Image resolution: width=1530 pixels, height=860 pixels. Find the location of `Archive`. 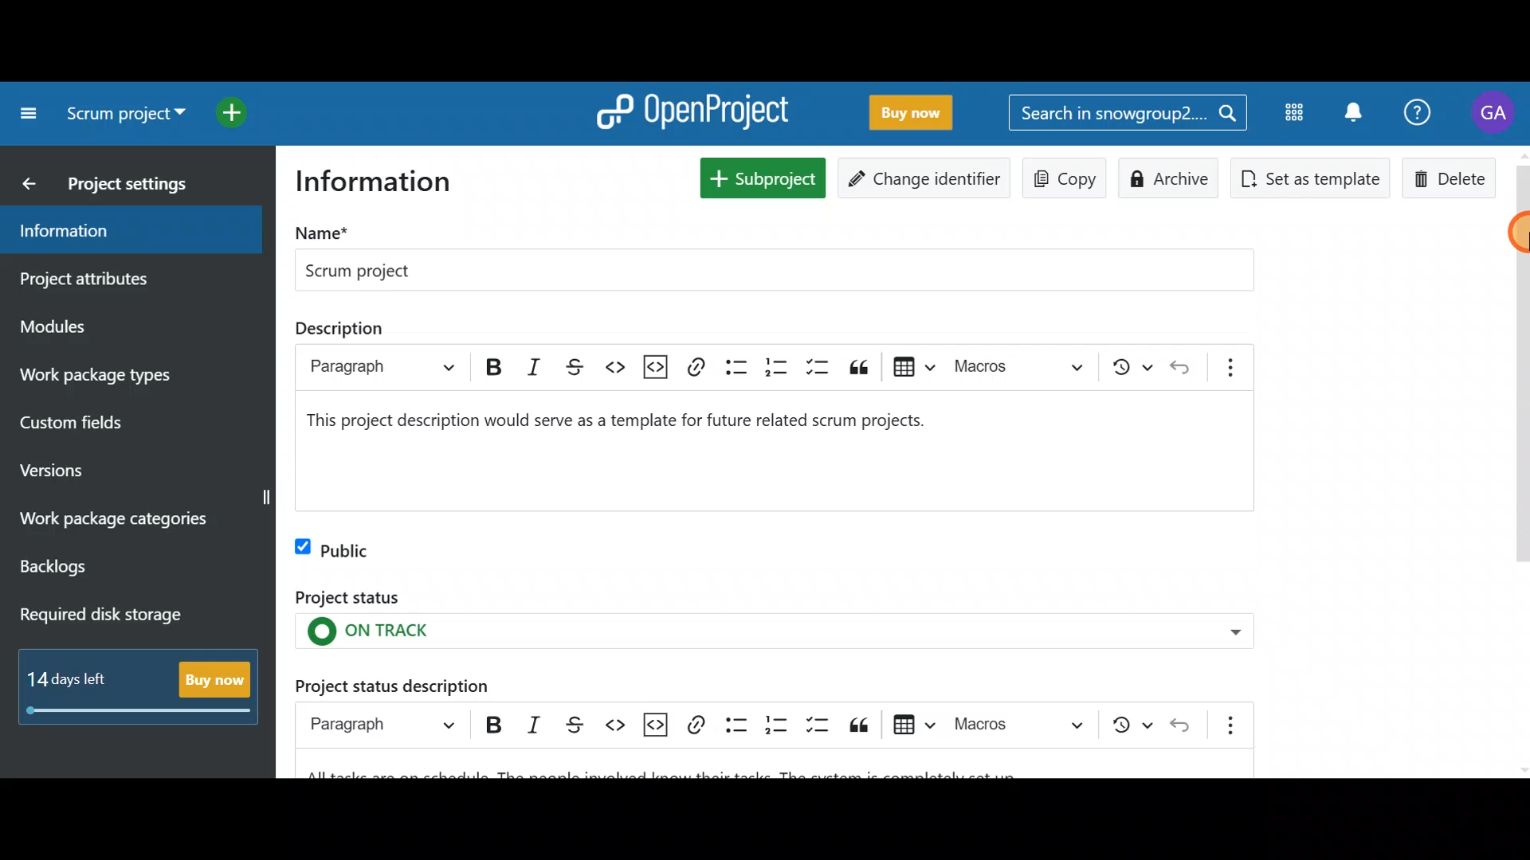

Archive is located at coordinates (1176, 175).